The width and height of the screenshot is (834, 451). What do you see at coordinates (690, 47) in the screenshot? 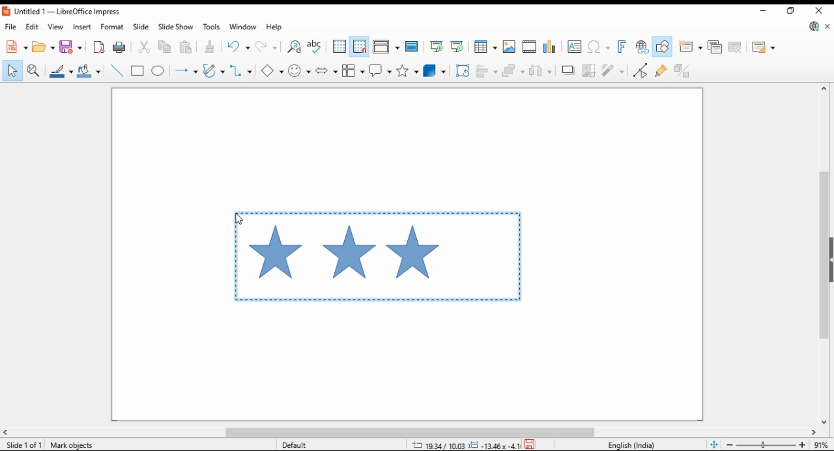
I see `new slide` at bounding box center [690, 47].